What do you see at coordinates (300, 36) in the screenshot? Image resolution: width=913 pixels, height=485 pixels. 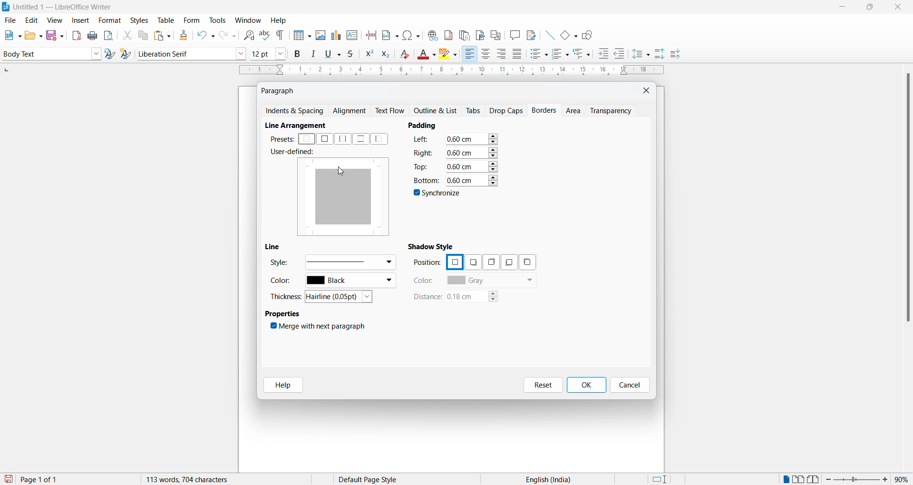 I see `insert image` at bounding box center [300, 36].